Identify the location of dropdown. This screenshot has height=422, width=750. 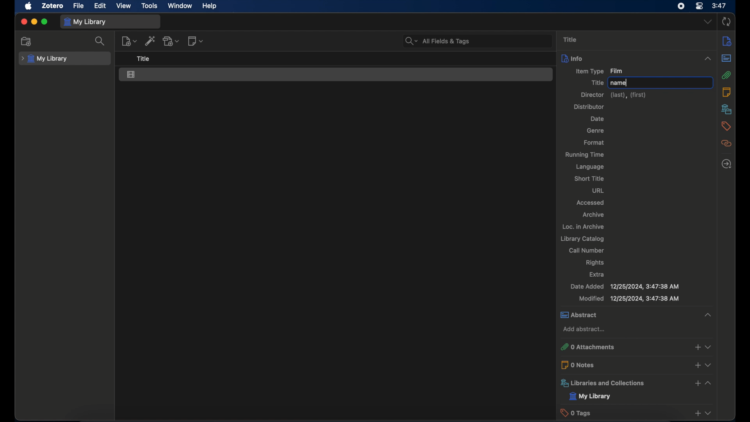
(710, 346).